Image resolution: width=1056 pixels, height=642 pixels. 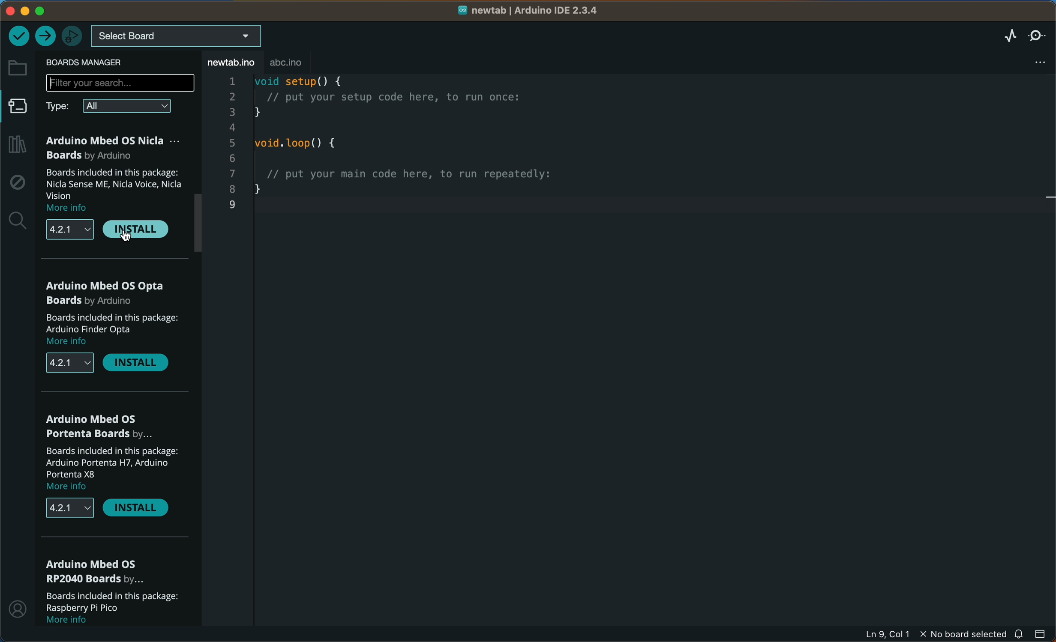 What do you see at coordinates (71, 487) in the screenshot?
I see `more info` at bounding box center [71, 487].